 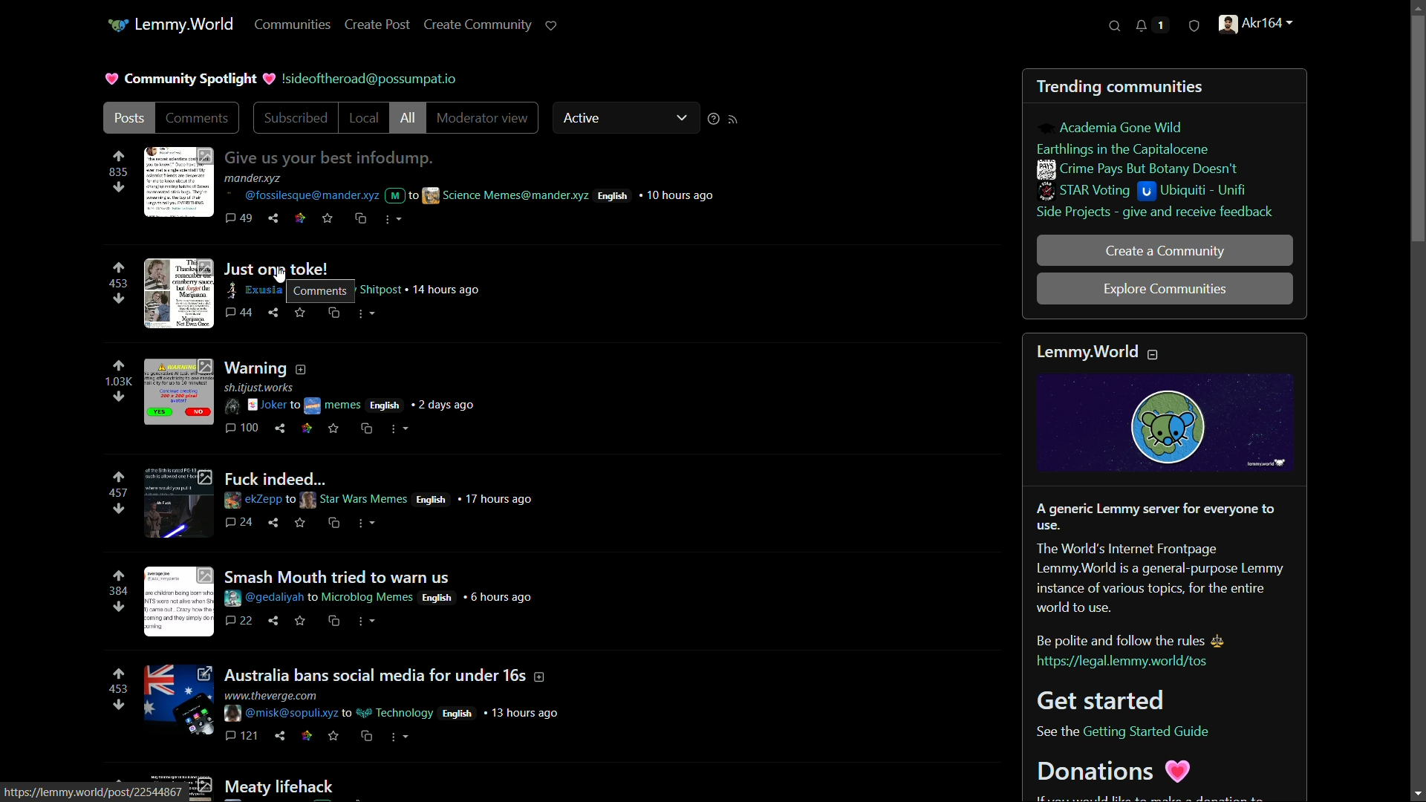 I want to click on thumbnail, so click(x=180, y=503).